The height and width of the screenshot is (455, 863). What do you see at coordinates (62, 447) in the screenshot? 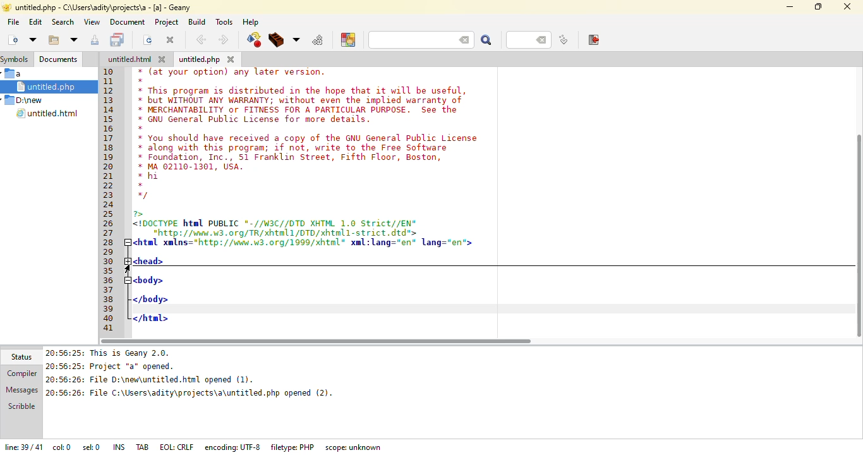
I see `col: 0` at bounding box center [62, 447].